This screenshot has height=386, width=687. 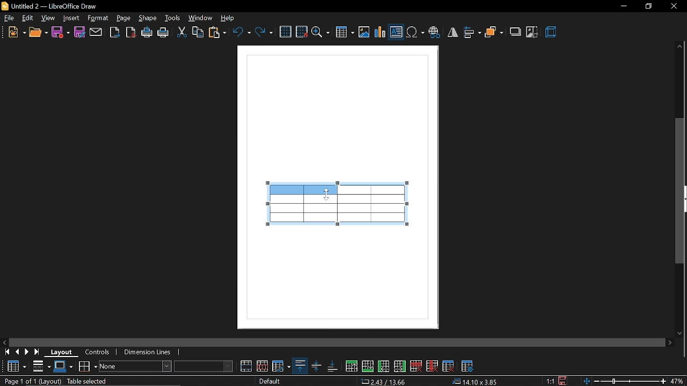 What do you see at coordinates (476, 382) in the screenshot?
I see `14.10x3.85` at bounding box center [476, 382].